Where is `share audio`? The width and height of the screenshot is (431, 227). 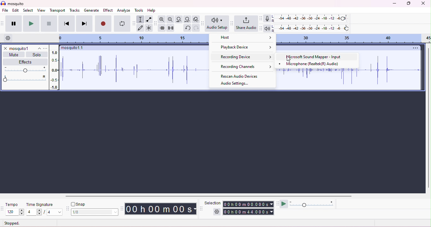
share audio is located at coordinates (246, 23).